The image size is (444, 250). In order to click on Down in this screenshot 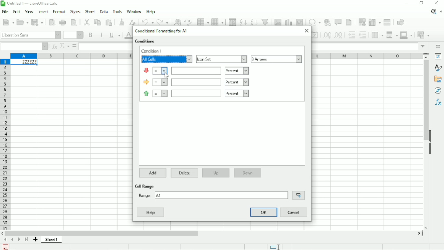, I will do `click(248, 173)`.